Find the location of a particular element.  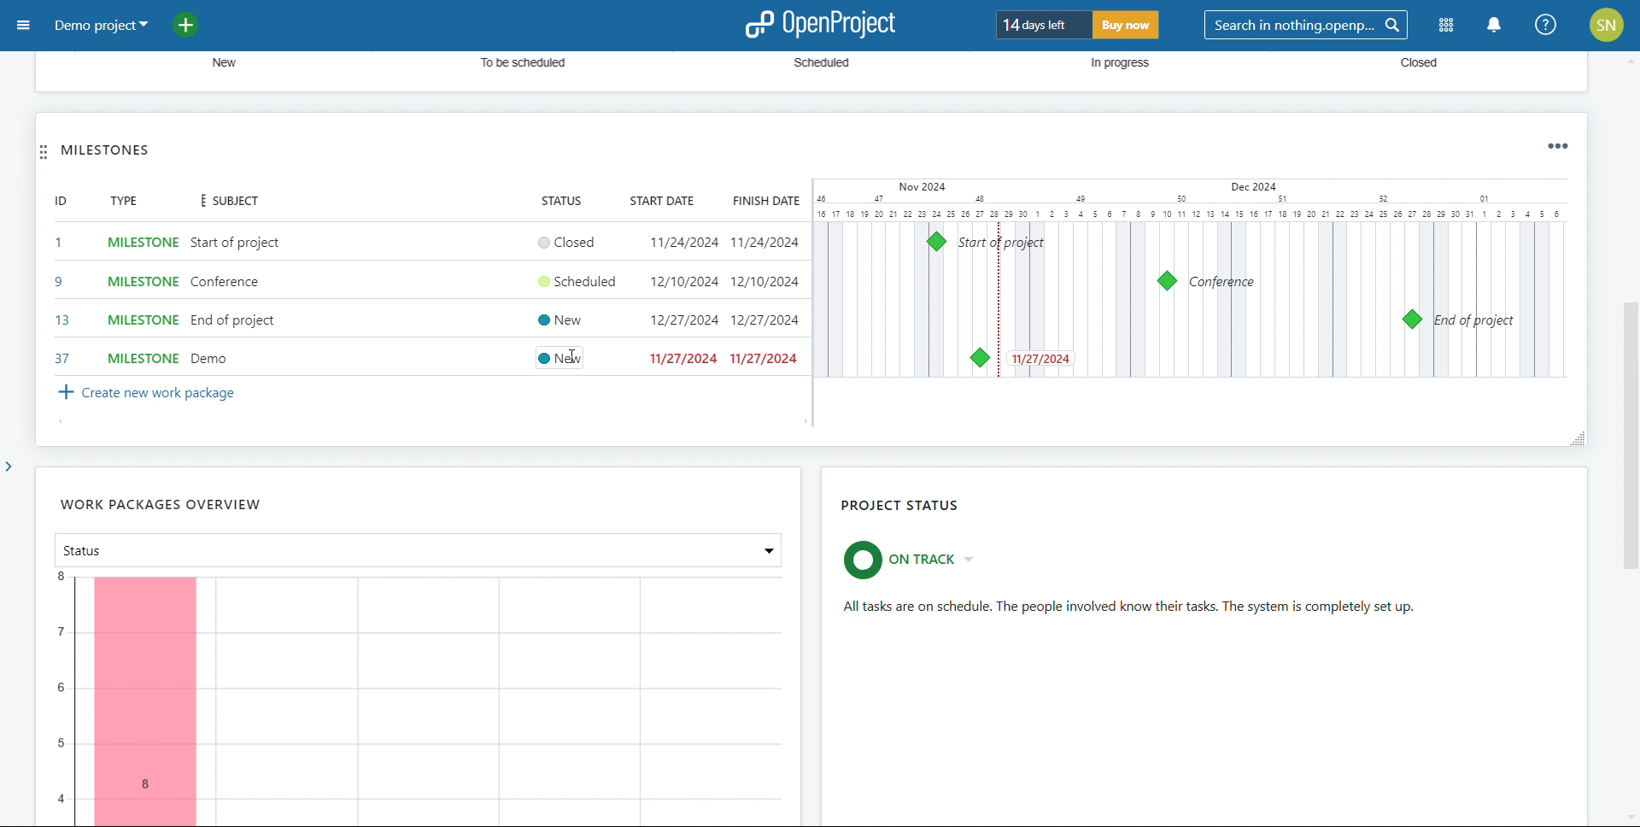

move widget is located at coordinates (44, 153).